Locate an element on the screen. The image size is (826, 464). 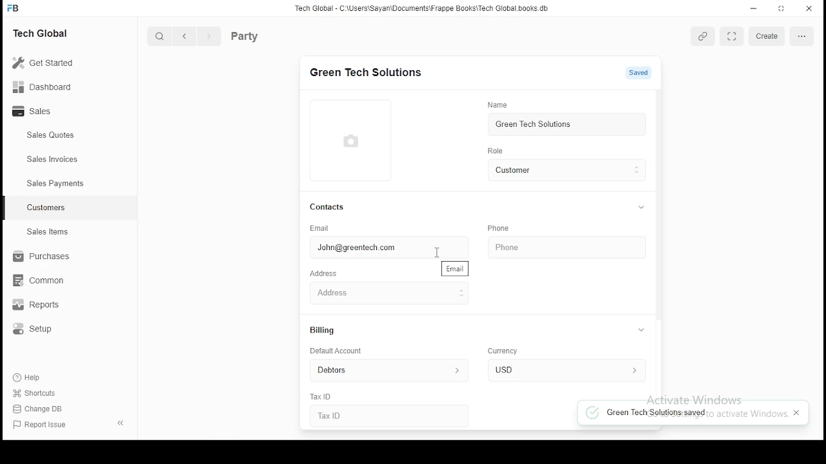
green tech solutions is located at coordinates (365, 72).